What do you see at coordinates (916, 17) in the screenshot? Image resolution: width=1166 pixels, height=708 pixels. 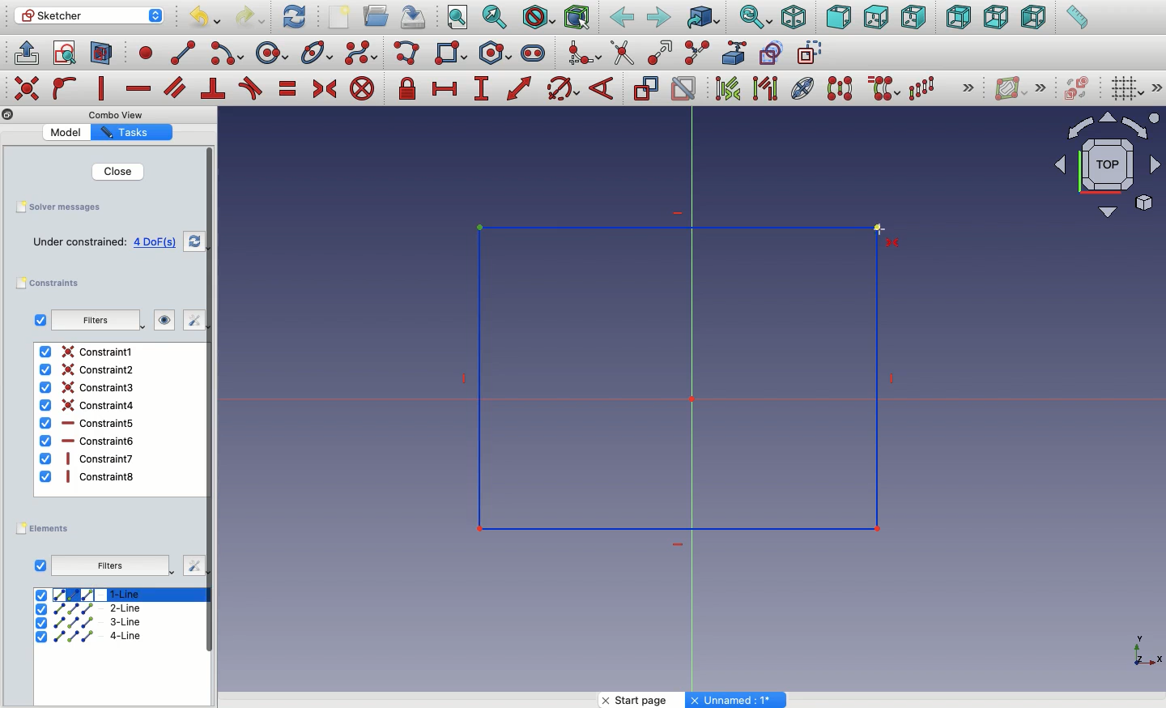 I see `Right` at bounding box center [916, 17].